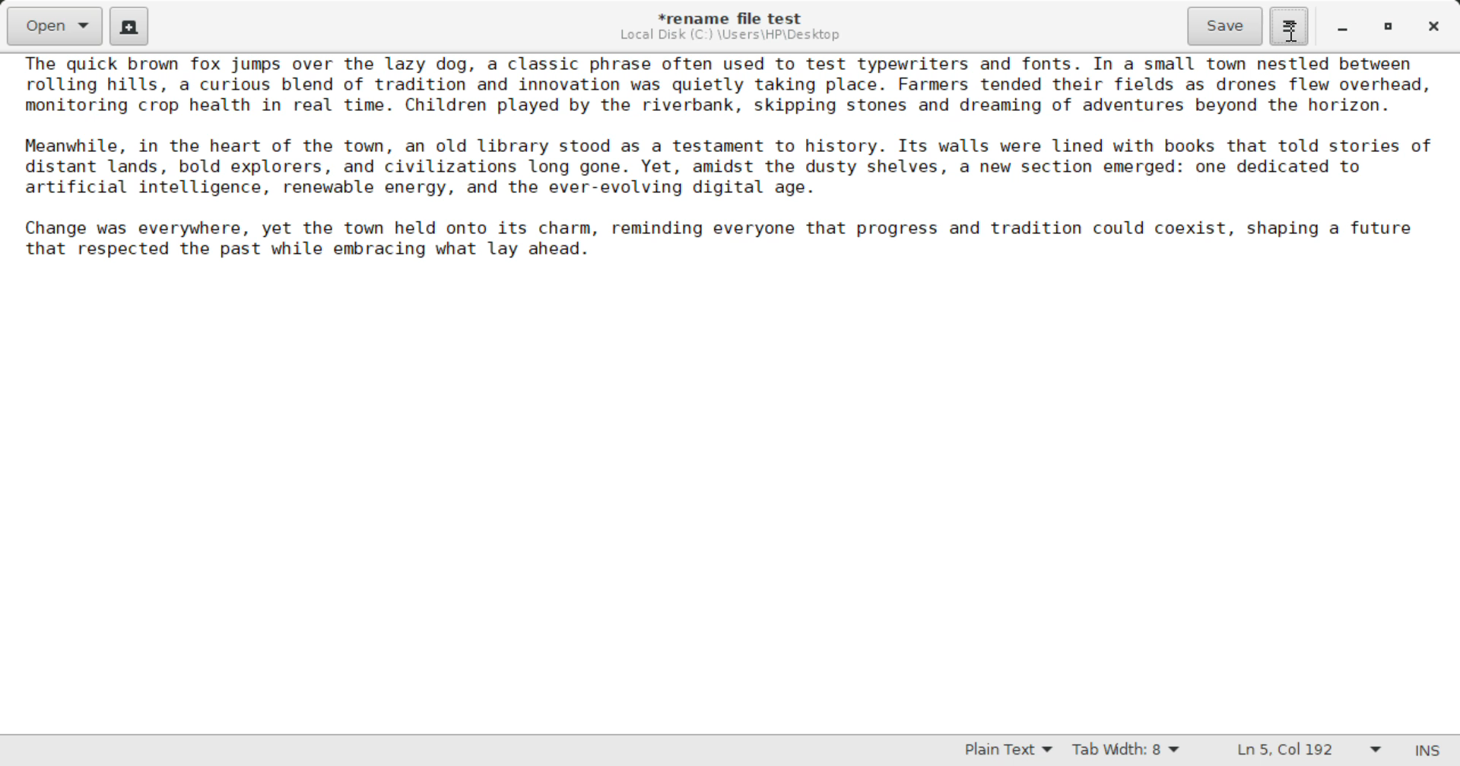 The height and width of the screenshot is (766, 1460). Describe the element at coordinates (128, 24) in the screenshot. I see `Create New Document` at that location.